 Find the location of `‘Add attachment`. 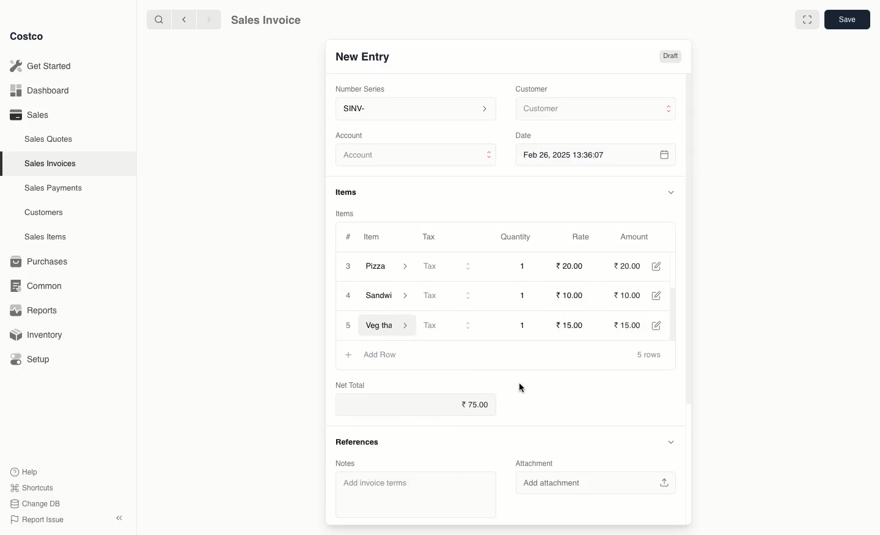

‘Add attachment is located at coordinates (599, 484).